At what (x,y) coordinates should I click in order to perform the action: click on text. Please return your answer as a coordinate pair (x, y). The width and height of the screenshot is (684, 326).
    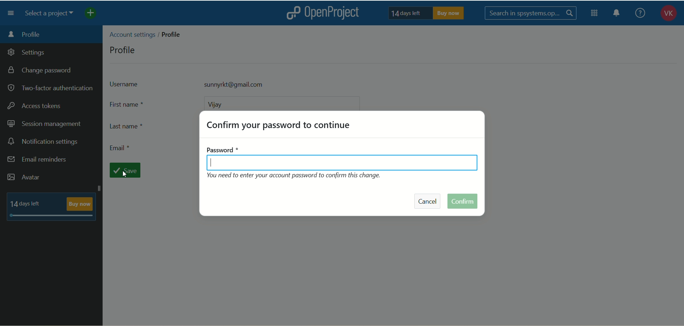
    Looking at the image, I should click on (52, 206).